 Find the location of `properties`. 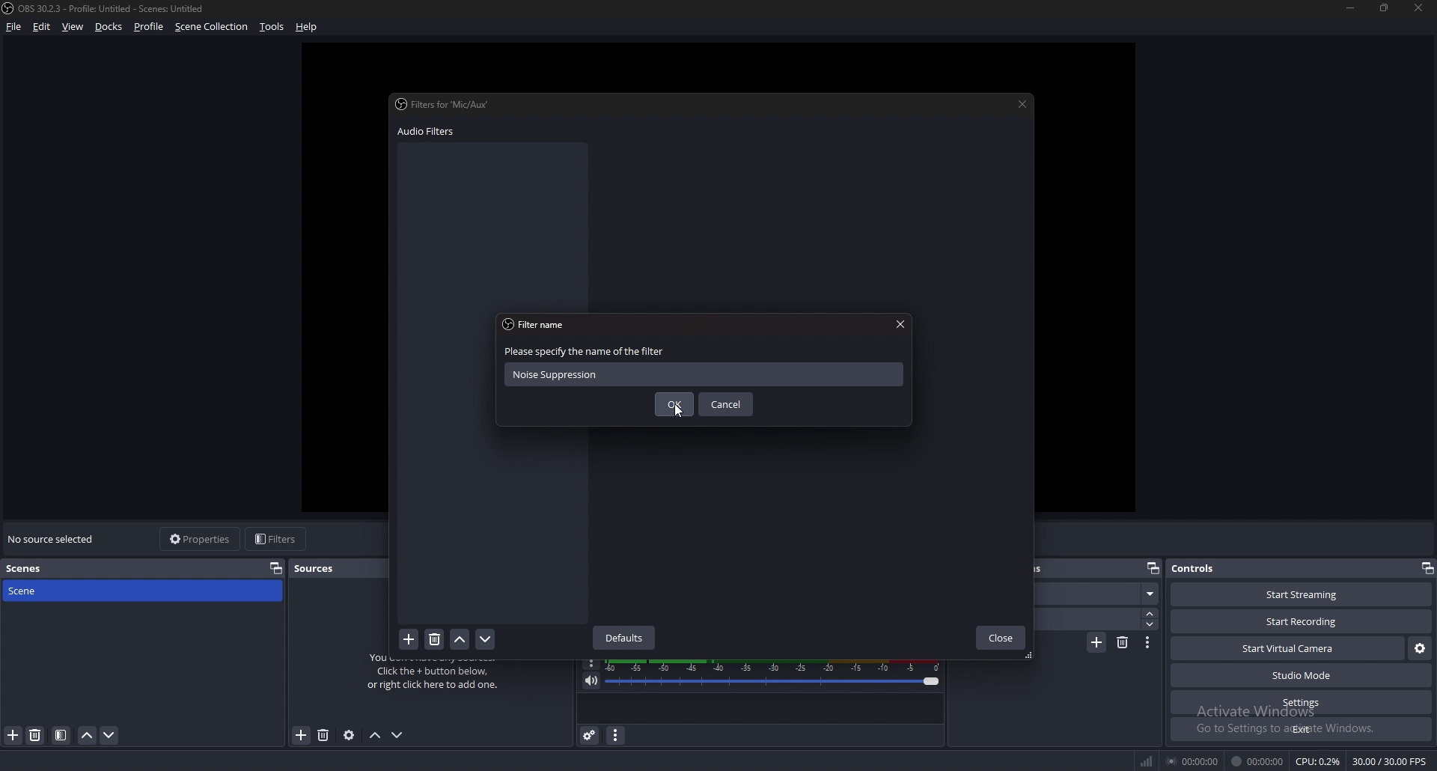

properties is located at coordinates (276, 568).